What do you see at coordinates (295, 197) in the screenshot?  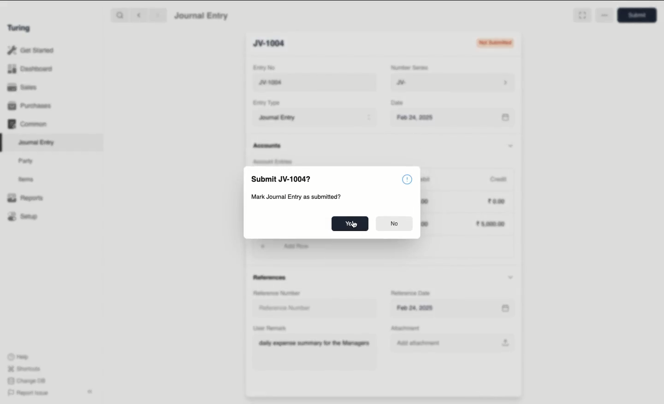 I see `Mark Journal Entry as submitted?` at bounding box center [295, 197].